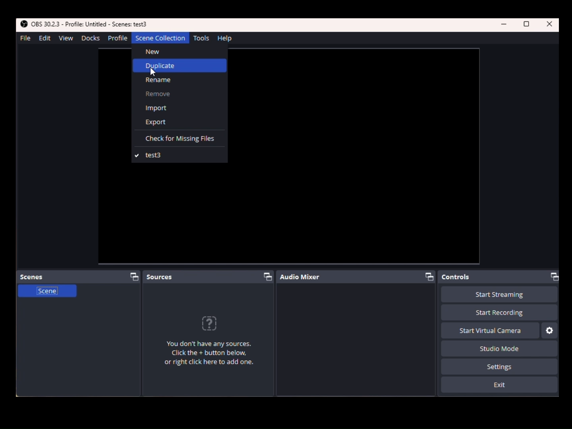 The image size is (572, 429). I want to click on Edit, so click(43, 39).